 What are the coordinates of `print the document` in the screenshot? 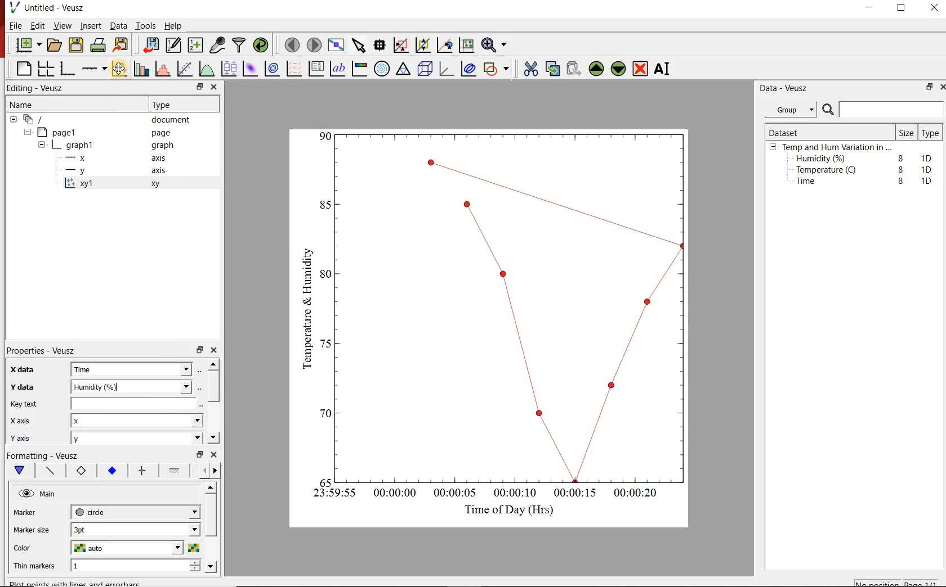 It's located at (99, 47).